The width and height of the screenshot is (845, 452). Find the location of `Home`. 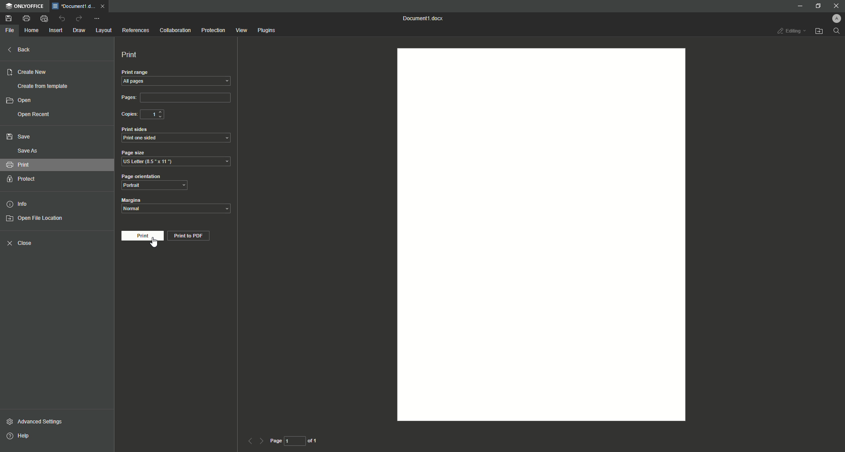

Home is located at coordinates (31, 30).